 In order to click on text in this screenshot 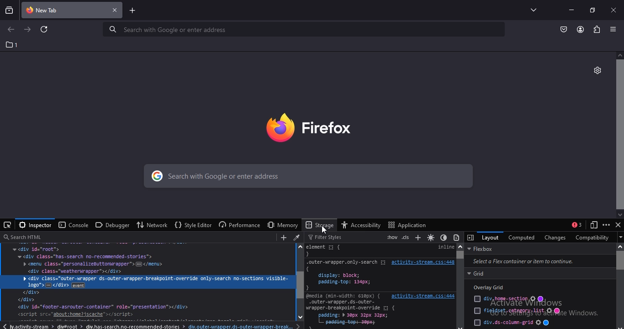, I will do `click(538, 286)`.